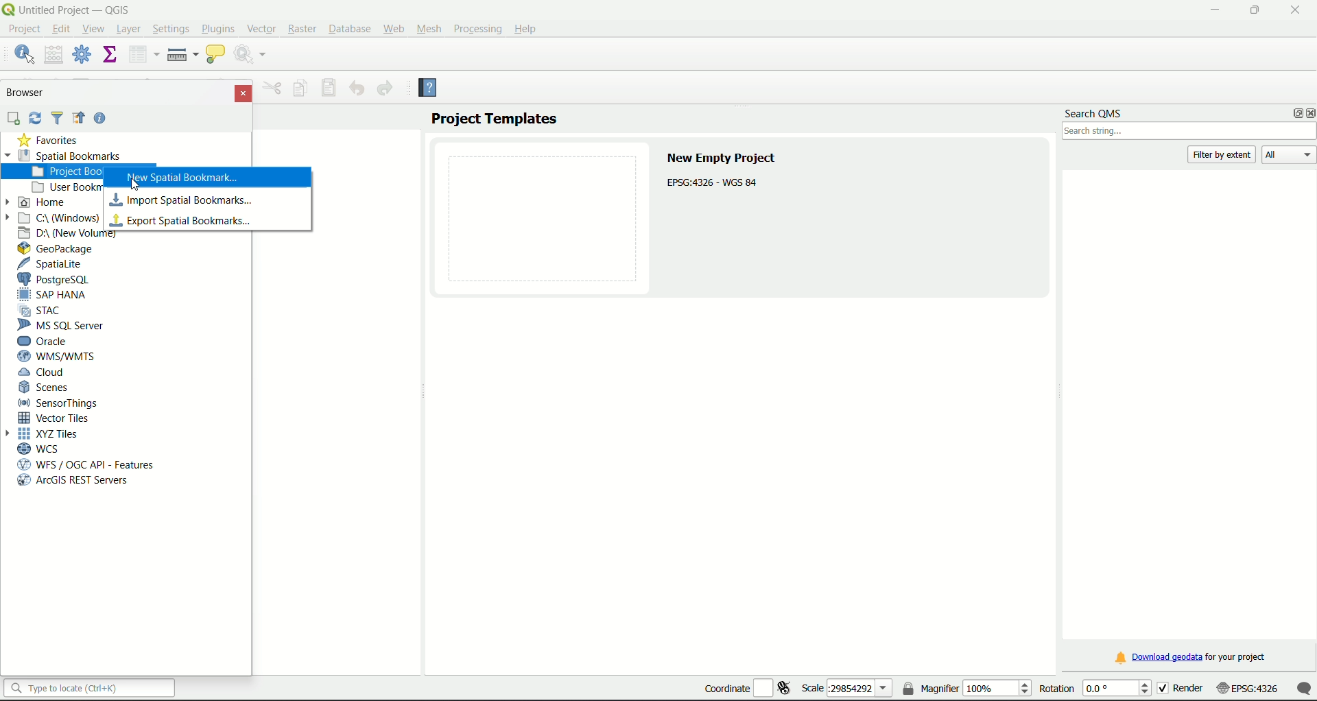  What do you see at coordinates (1093, 111) in the screenshot?
I see `search QMS` at bounding box center [1093, 111].